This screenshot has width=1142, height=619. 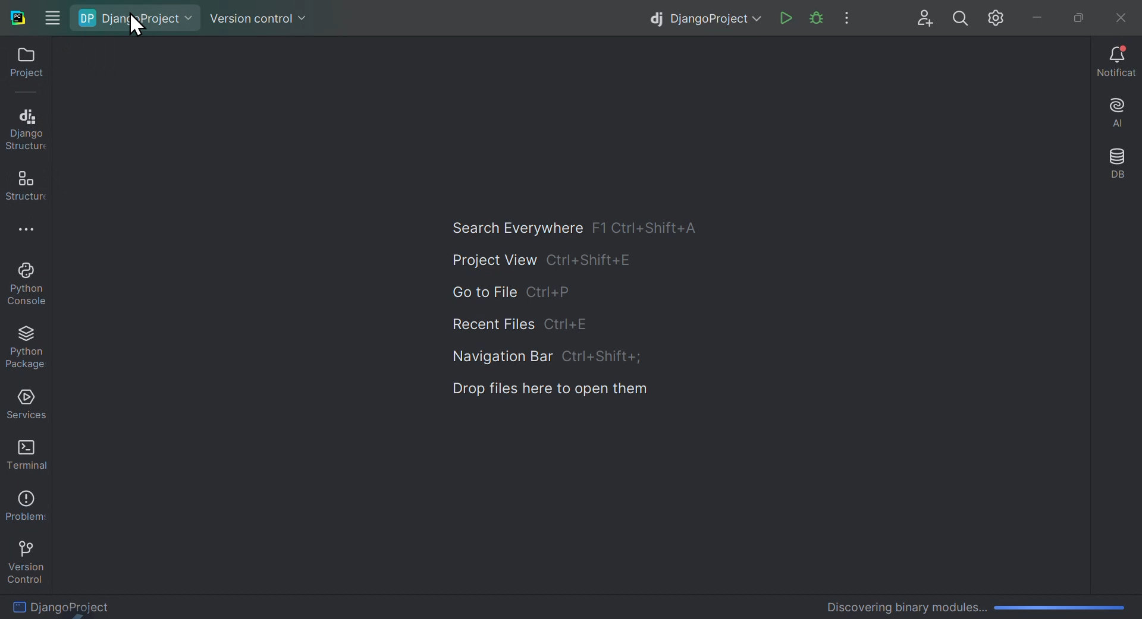 What do you see at coordinates (481, 293) in the screenshot?
I see `Go to file` at bounding box center [481, 293].